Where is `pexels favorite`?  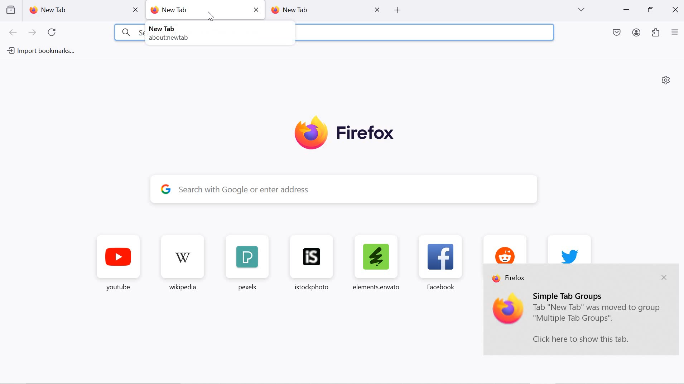 pexels favorite is located at coordinates (246, 264).